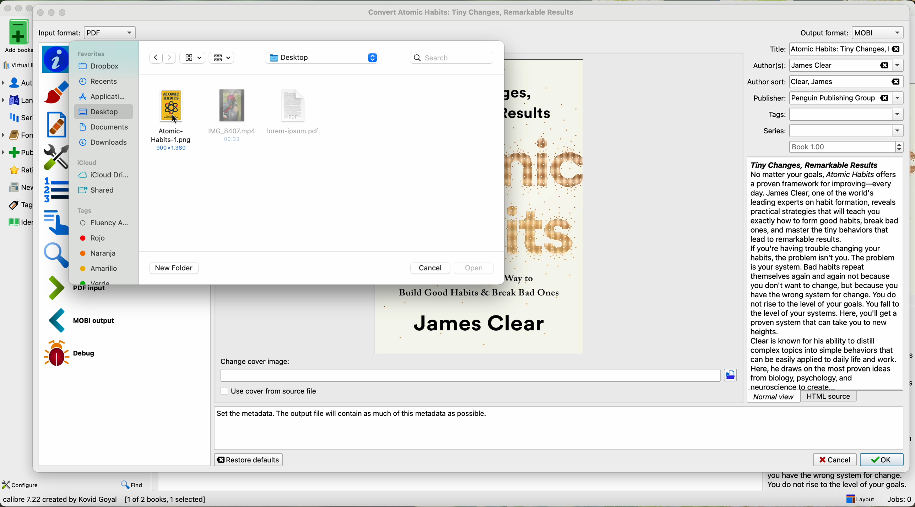 This screenshot has height=507, width=915. Describe the element at coordinates (321, 58) in the screenshot. I see `location` at that location.